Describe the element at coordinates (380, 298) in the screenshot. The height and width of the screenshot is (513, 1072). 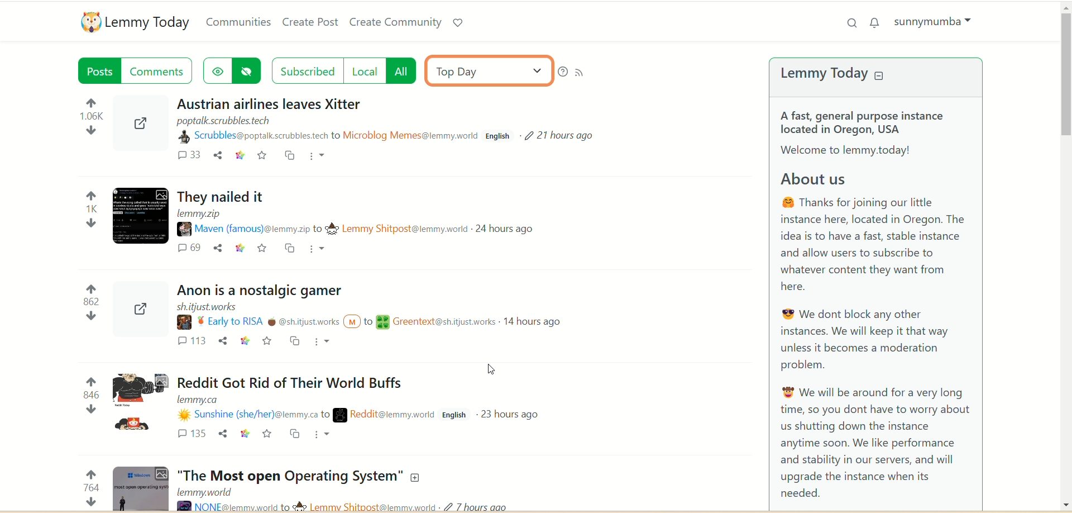
I see `Posts sorted based on Top Day` at that location.